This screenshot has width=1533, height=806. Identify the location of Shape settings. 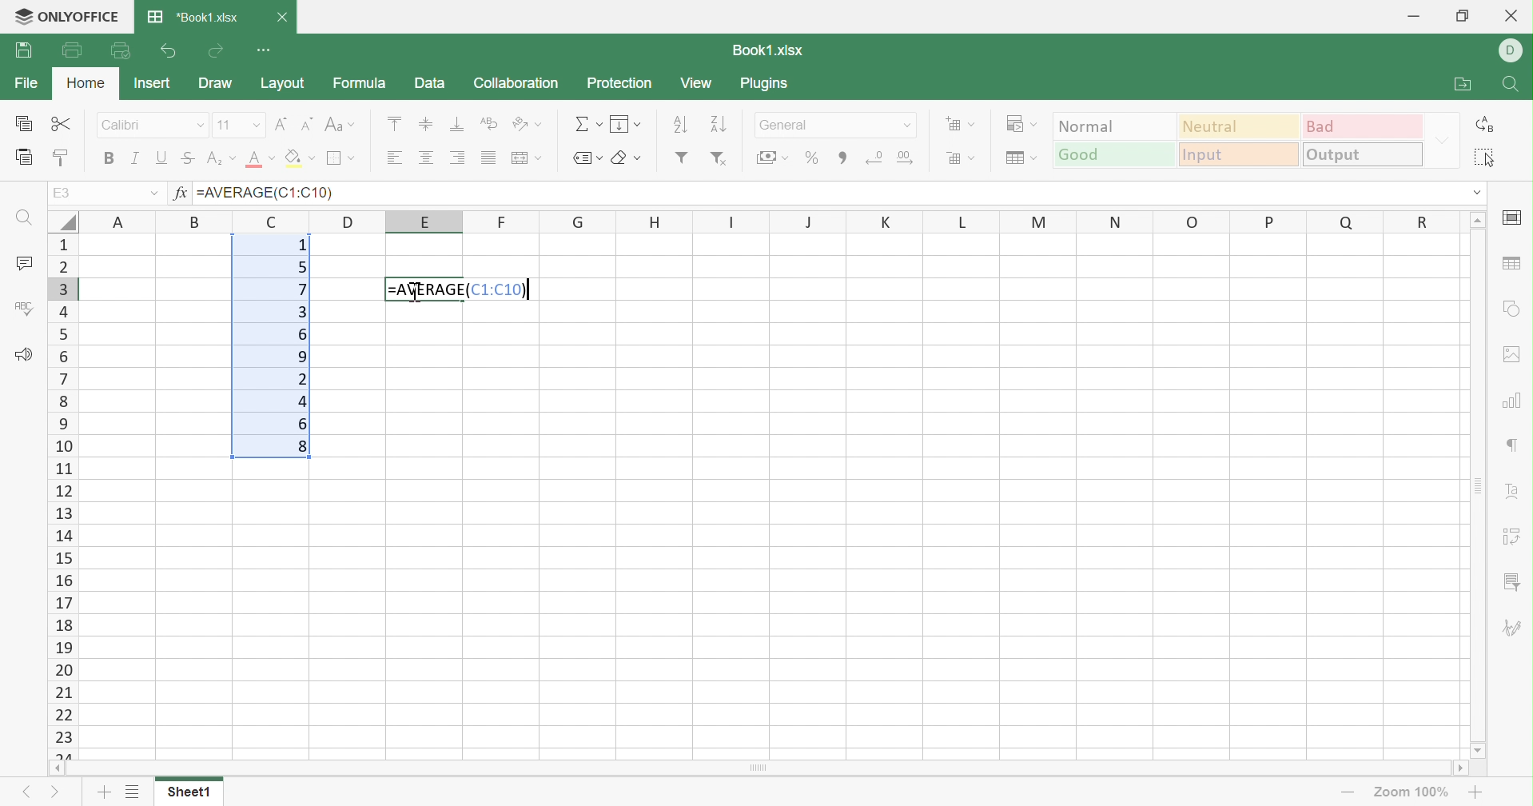
(1511, 299).